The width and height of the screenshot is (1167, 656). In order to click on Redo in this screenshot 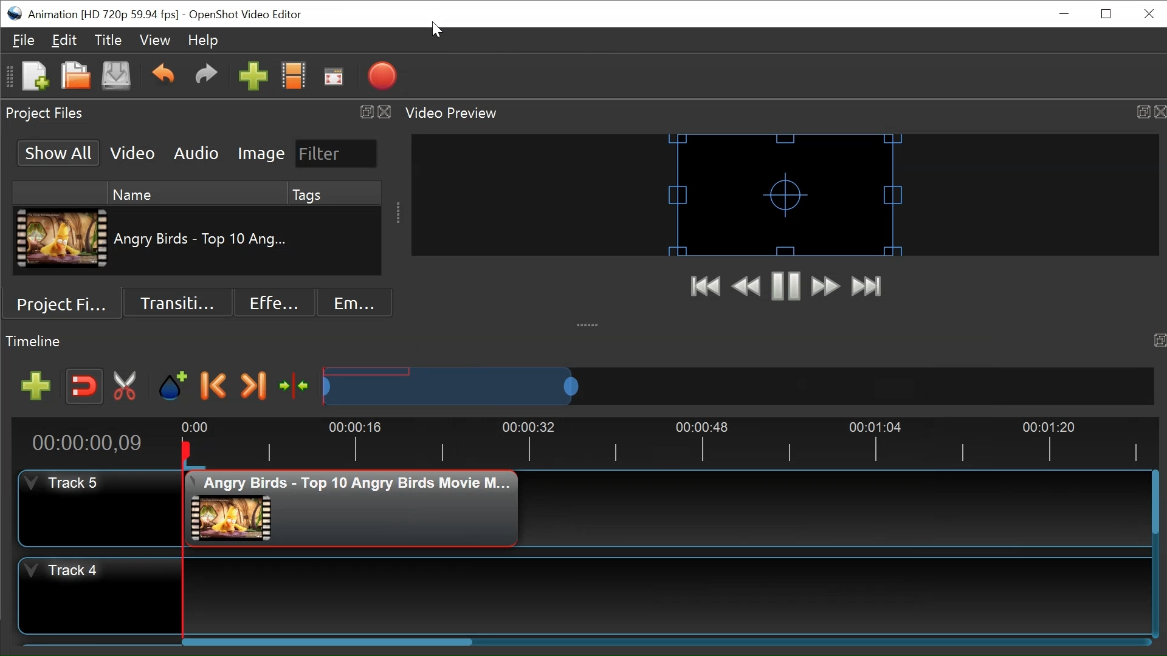, I will do `click(207, 75)`.